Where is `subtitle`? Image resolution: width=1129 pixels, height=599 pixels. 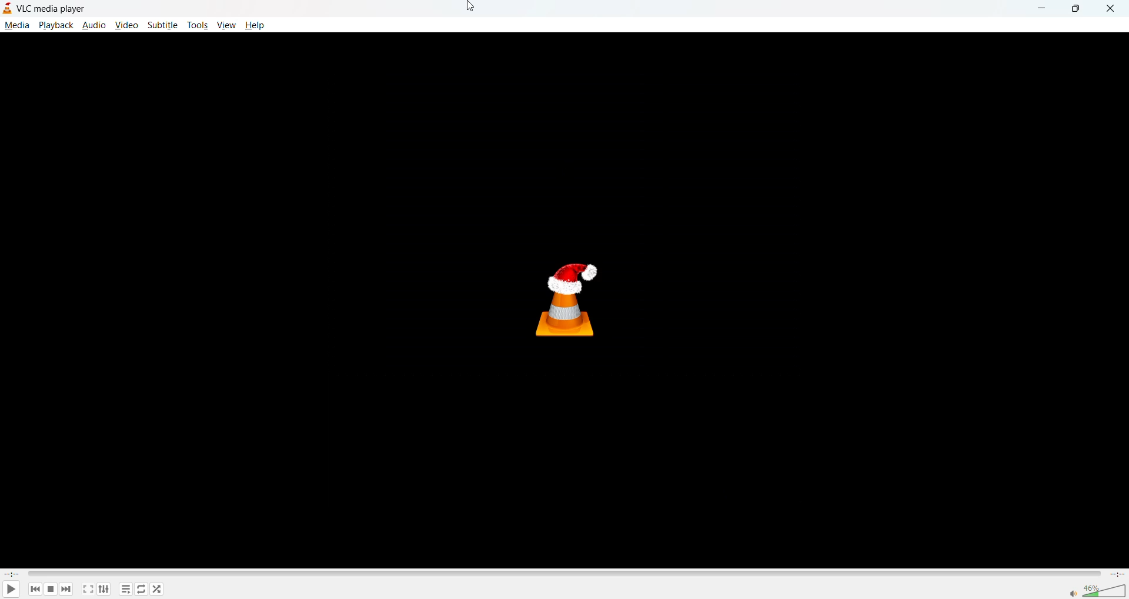
subtitle is located at coordinates (162, 25).